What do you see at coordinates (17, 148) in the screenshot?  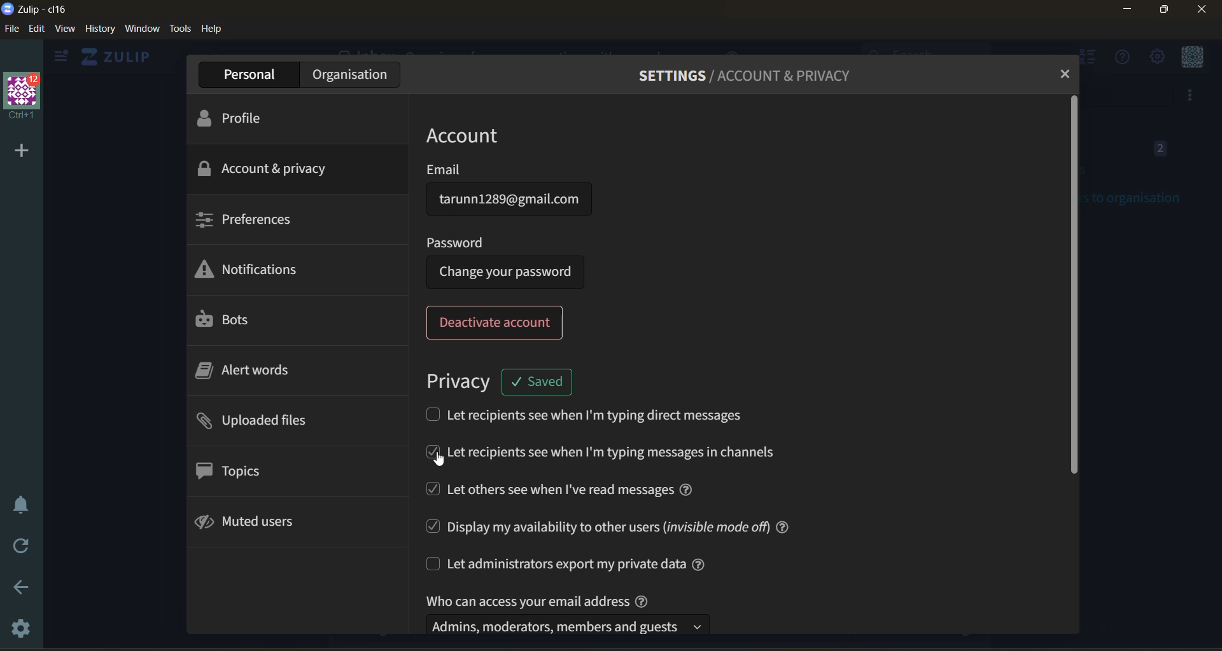 I see `add organisation` at bounding box center [17, 148].